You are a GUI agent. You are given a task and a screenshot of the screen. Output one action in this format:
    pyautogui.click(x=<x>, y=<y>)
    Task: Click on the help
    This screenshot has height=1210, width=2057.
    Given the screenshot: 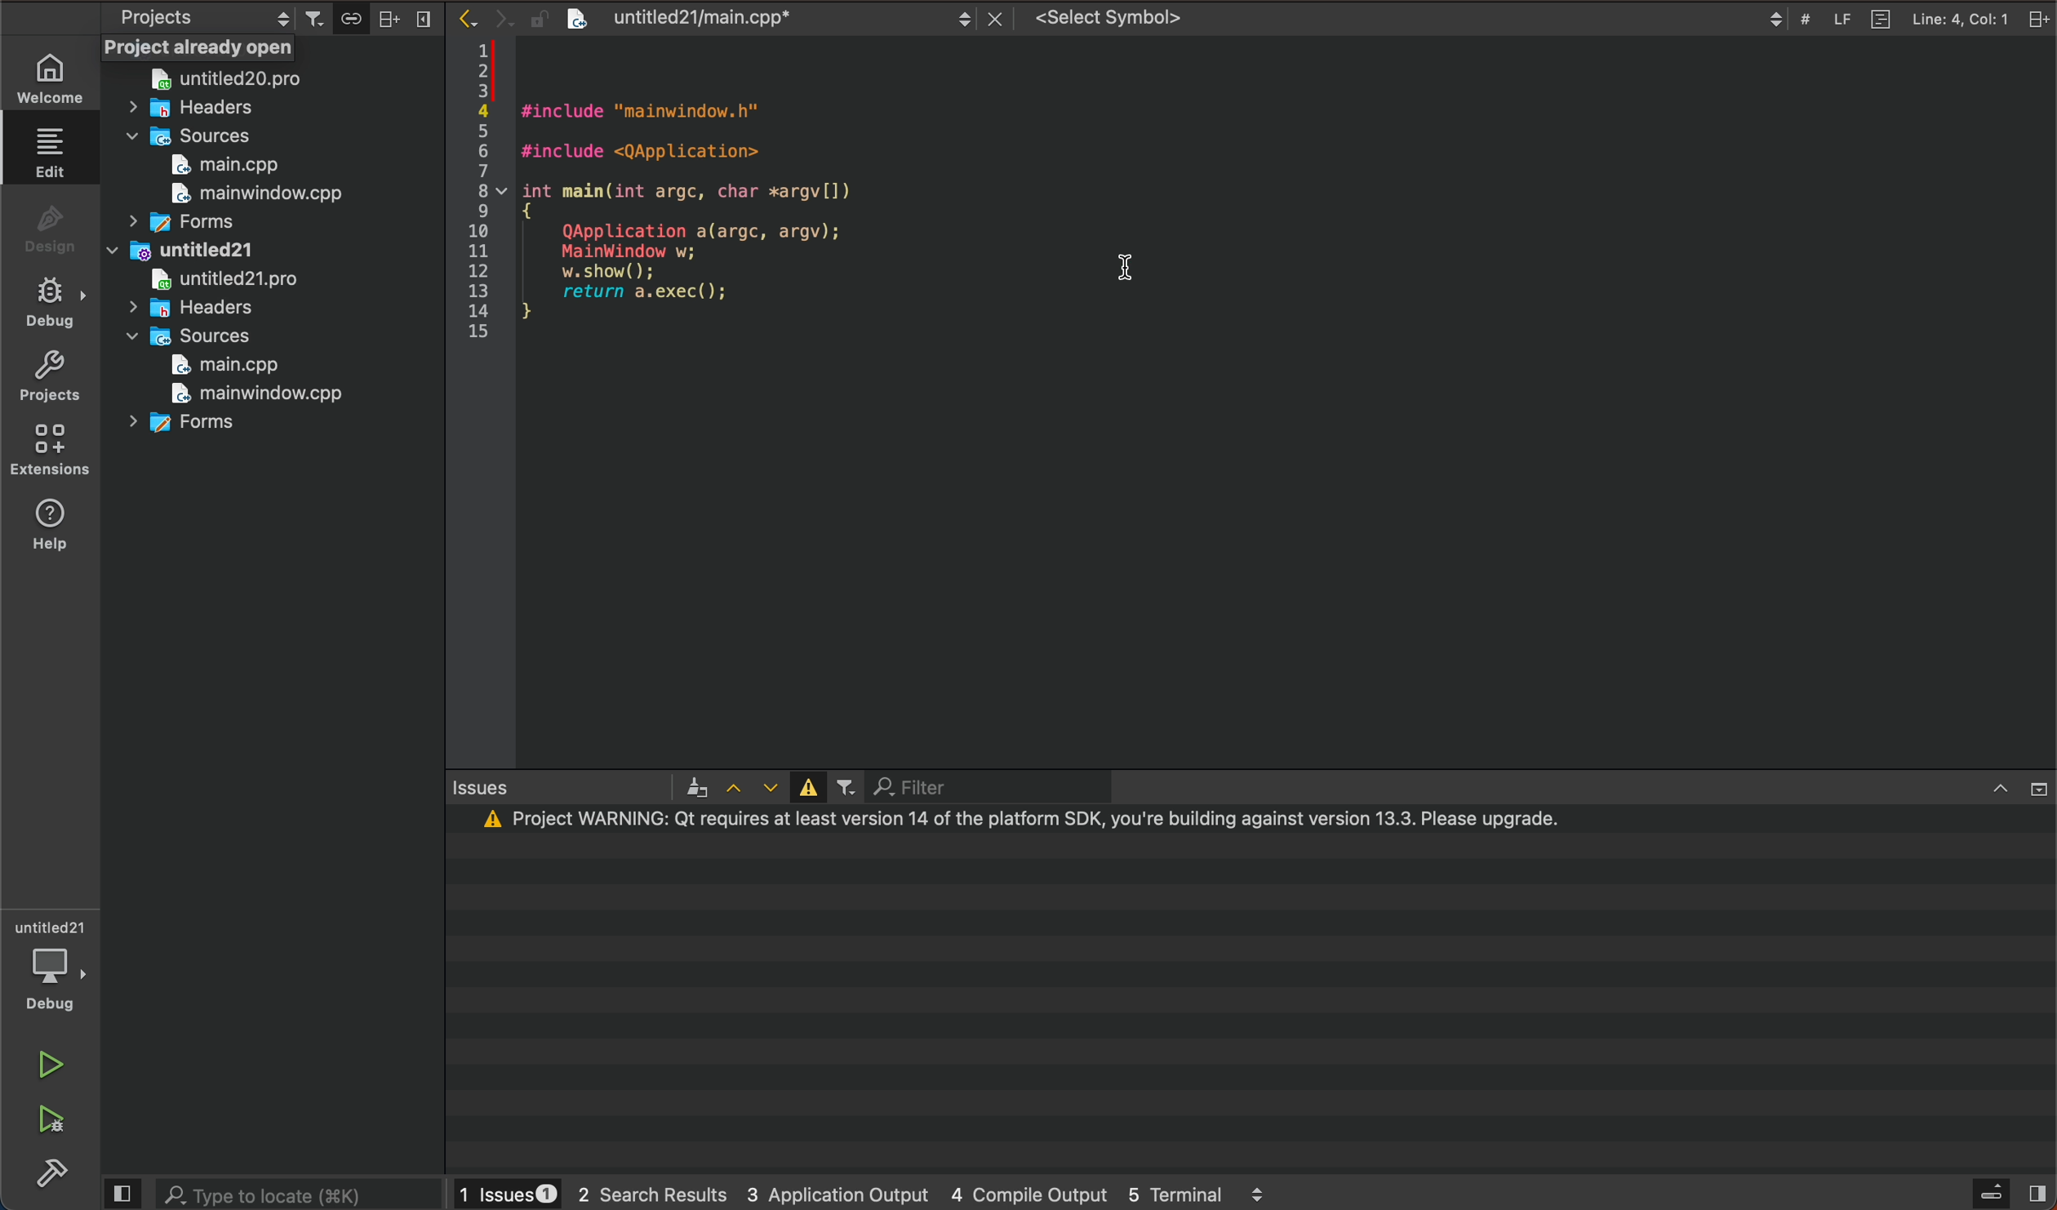 What is the action you would take?
    pyautogui.click(x=51, y=529)
    